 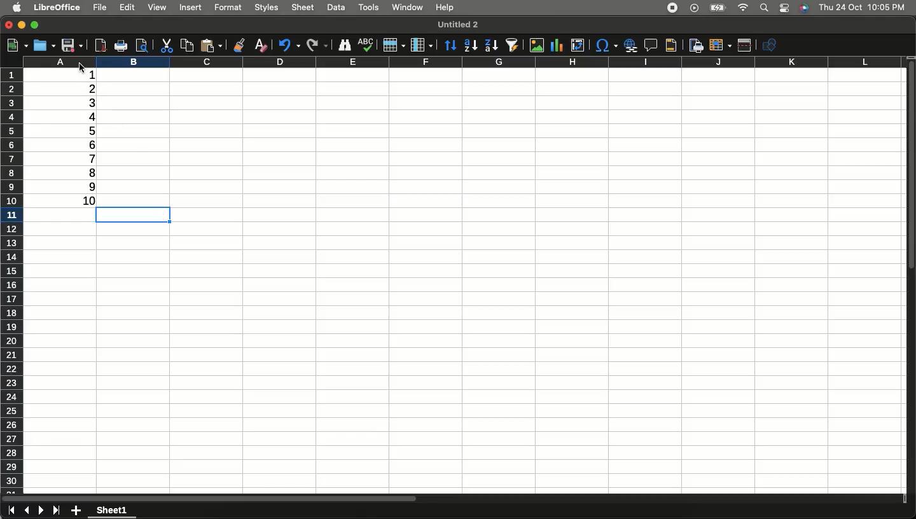 I want to click on Recording, so click(x=673, y=8).